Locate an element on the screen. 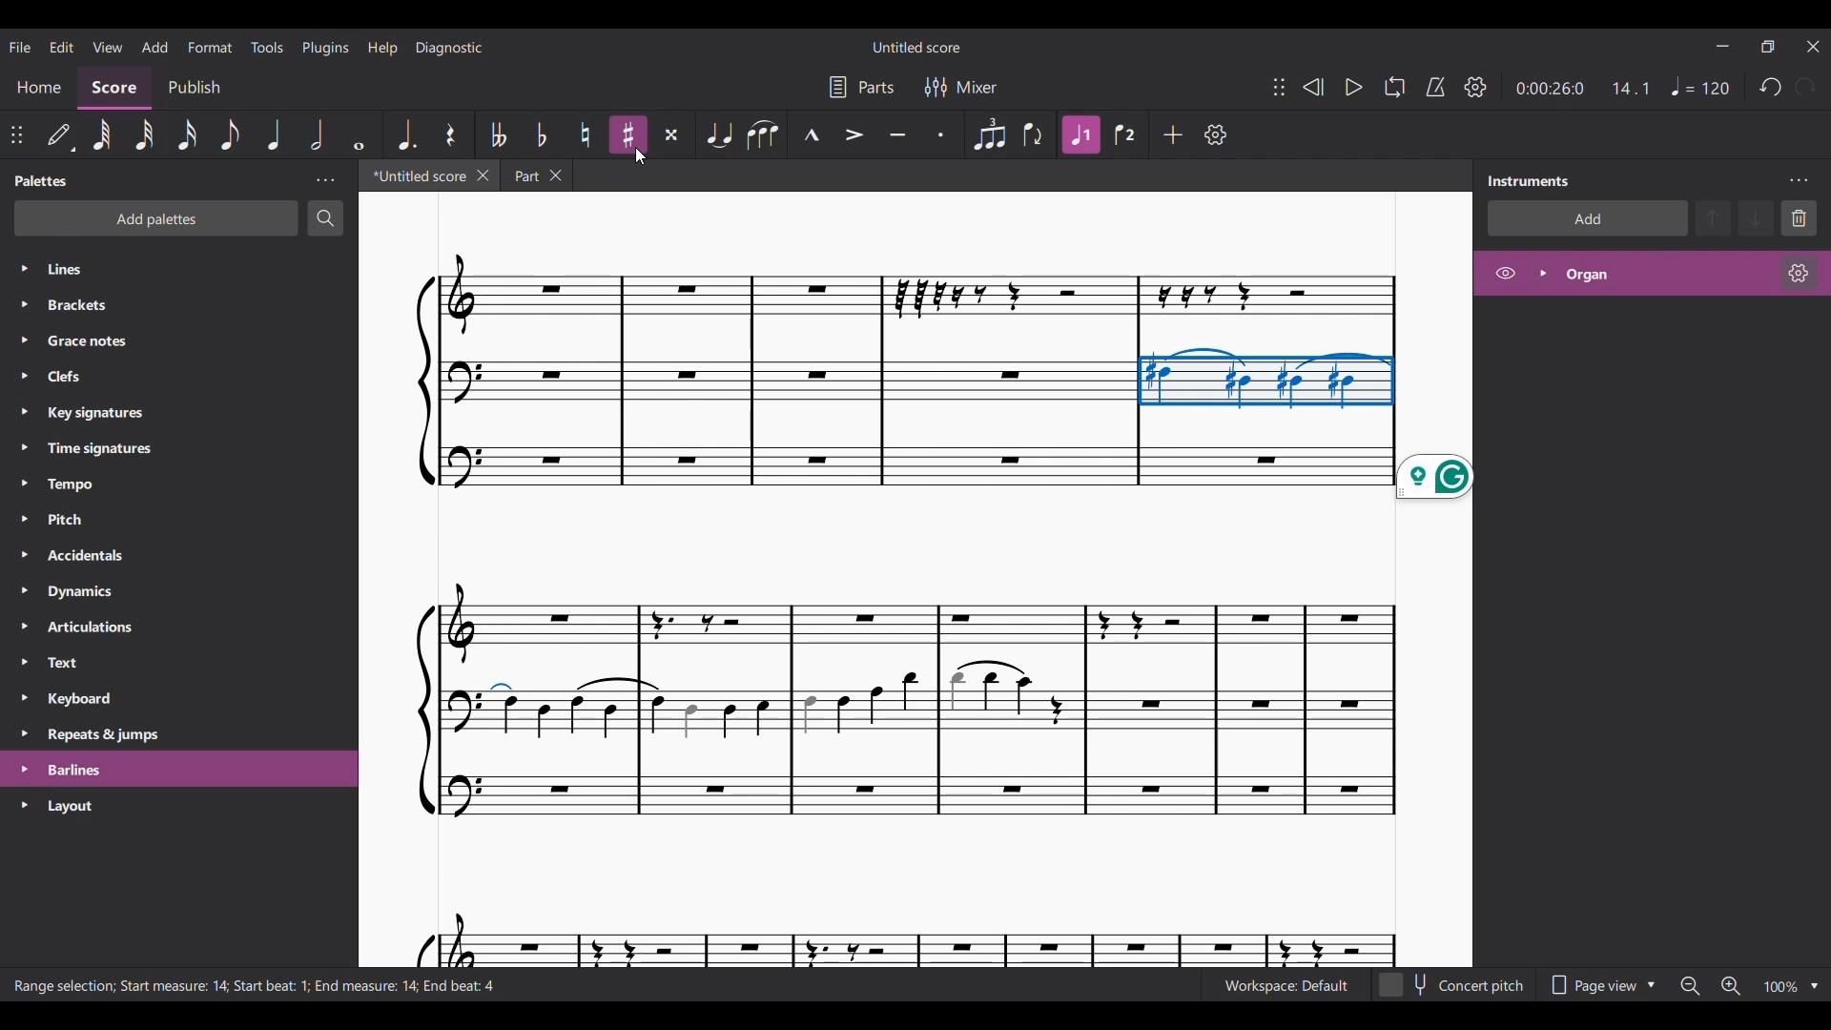 The width and height of the screenshot is (1831, 1030). Staccato  is located at coordinates (942, 135).